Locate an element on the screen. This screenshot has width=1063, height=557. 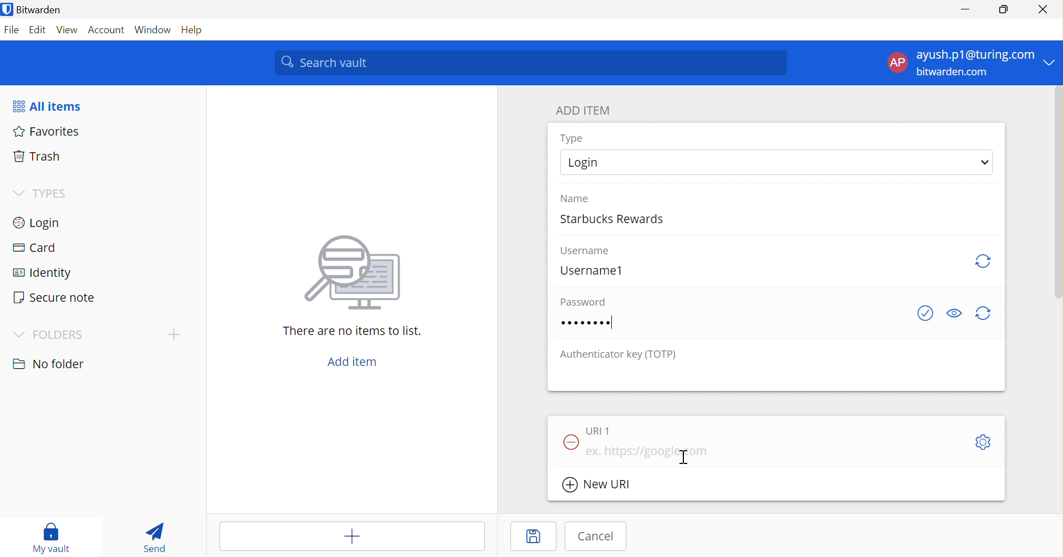
Restore Down is located at coordinates (1004, 8).